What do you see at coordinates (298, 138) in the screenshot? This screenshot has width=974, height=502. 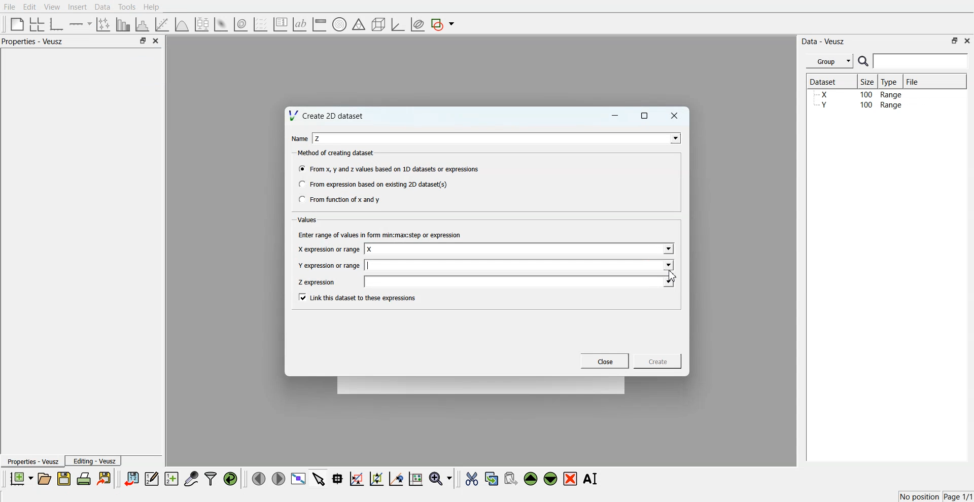 I see `‘Name` at bounding box center [298, 138].